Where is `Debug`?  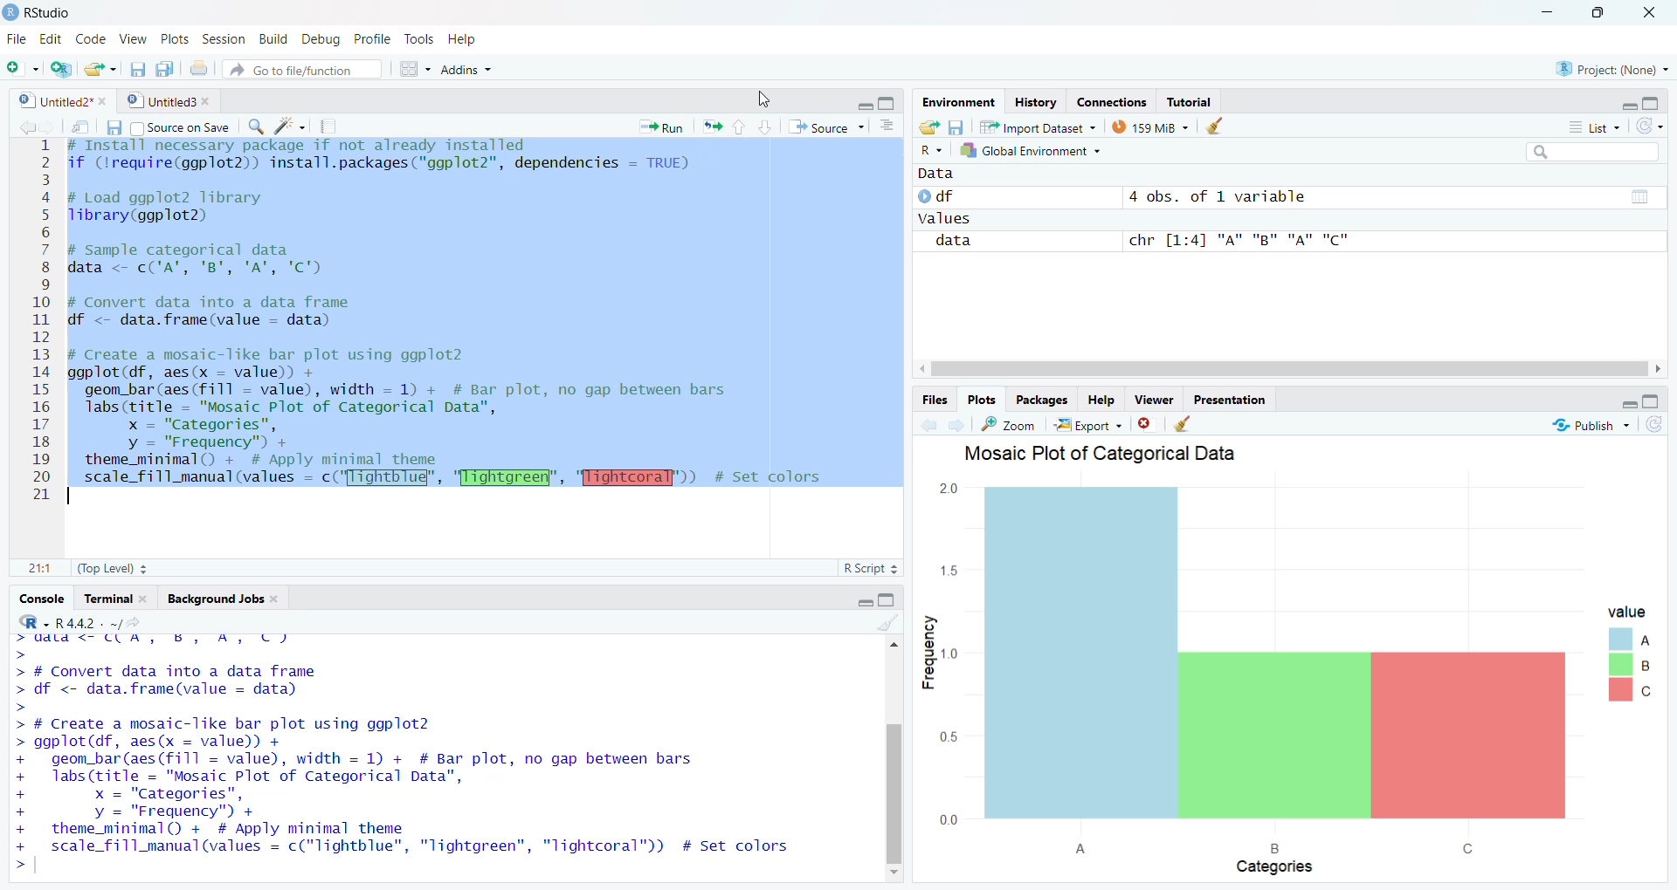
Debug is located at coordinates (320, 41).